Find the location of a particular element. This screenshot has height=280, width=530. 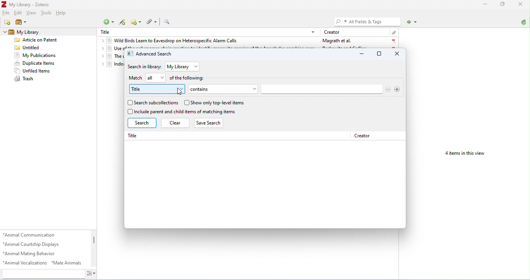

minimize is located at coordinates (363, 54).